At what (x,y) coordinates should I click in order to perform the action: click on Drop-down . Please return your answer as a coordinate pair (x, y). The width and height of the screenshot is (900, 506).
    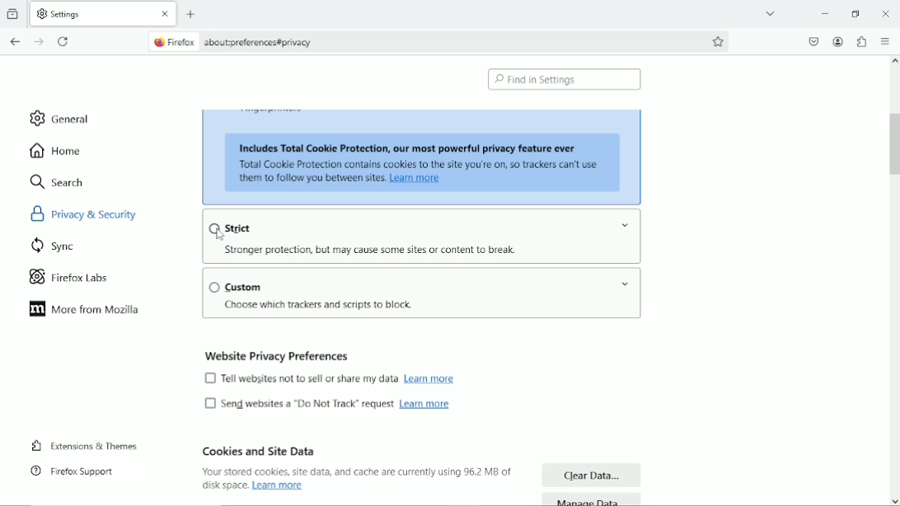
    Looking at the image, I should click on (626, 225).